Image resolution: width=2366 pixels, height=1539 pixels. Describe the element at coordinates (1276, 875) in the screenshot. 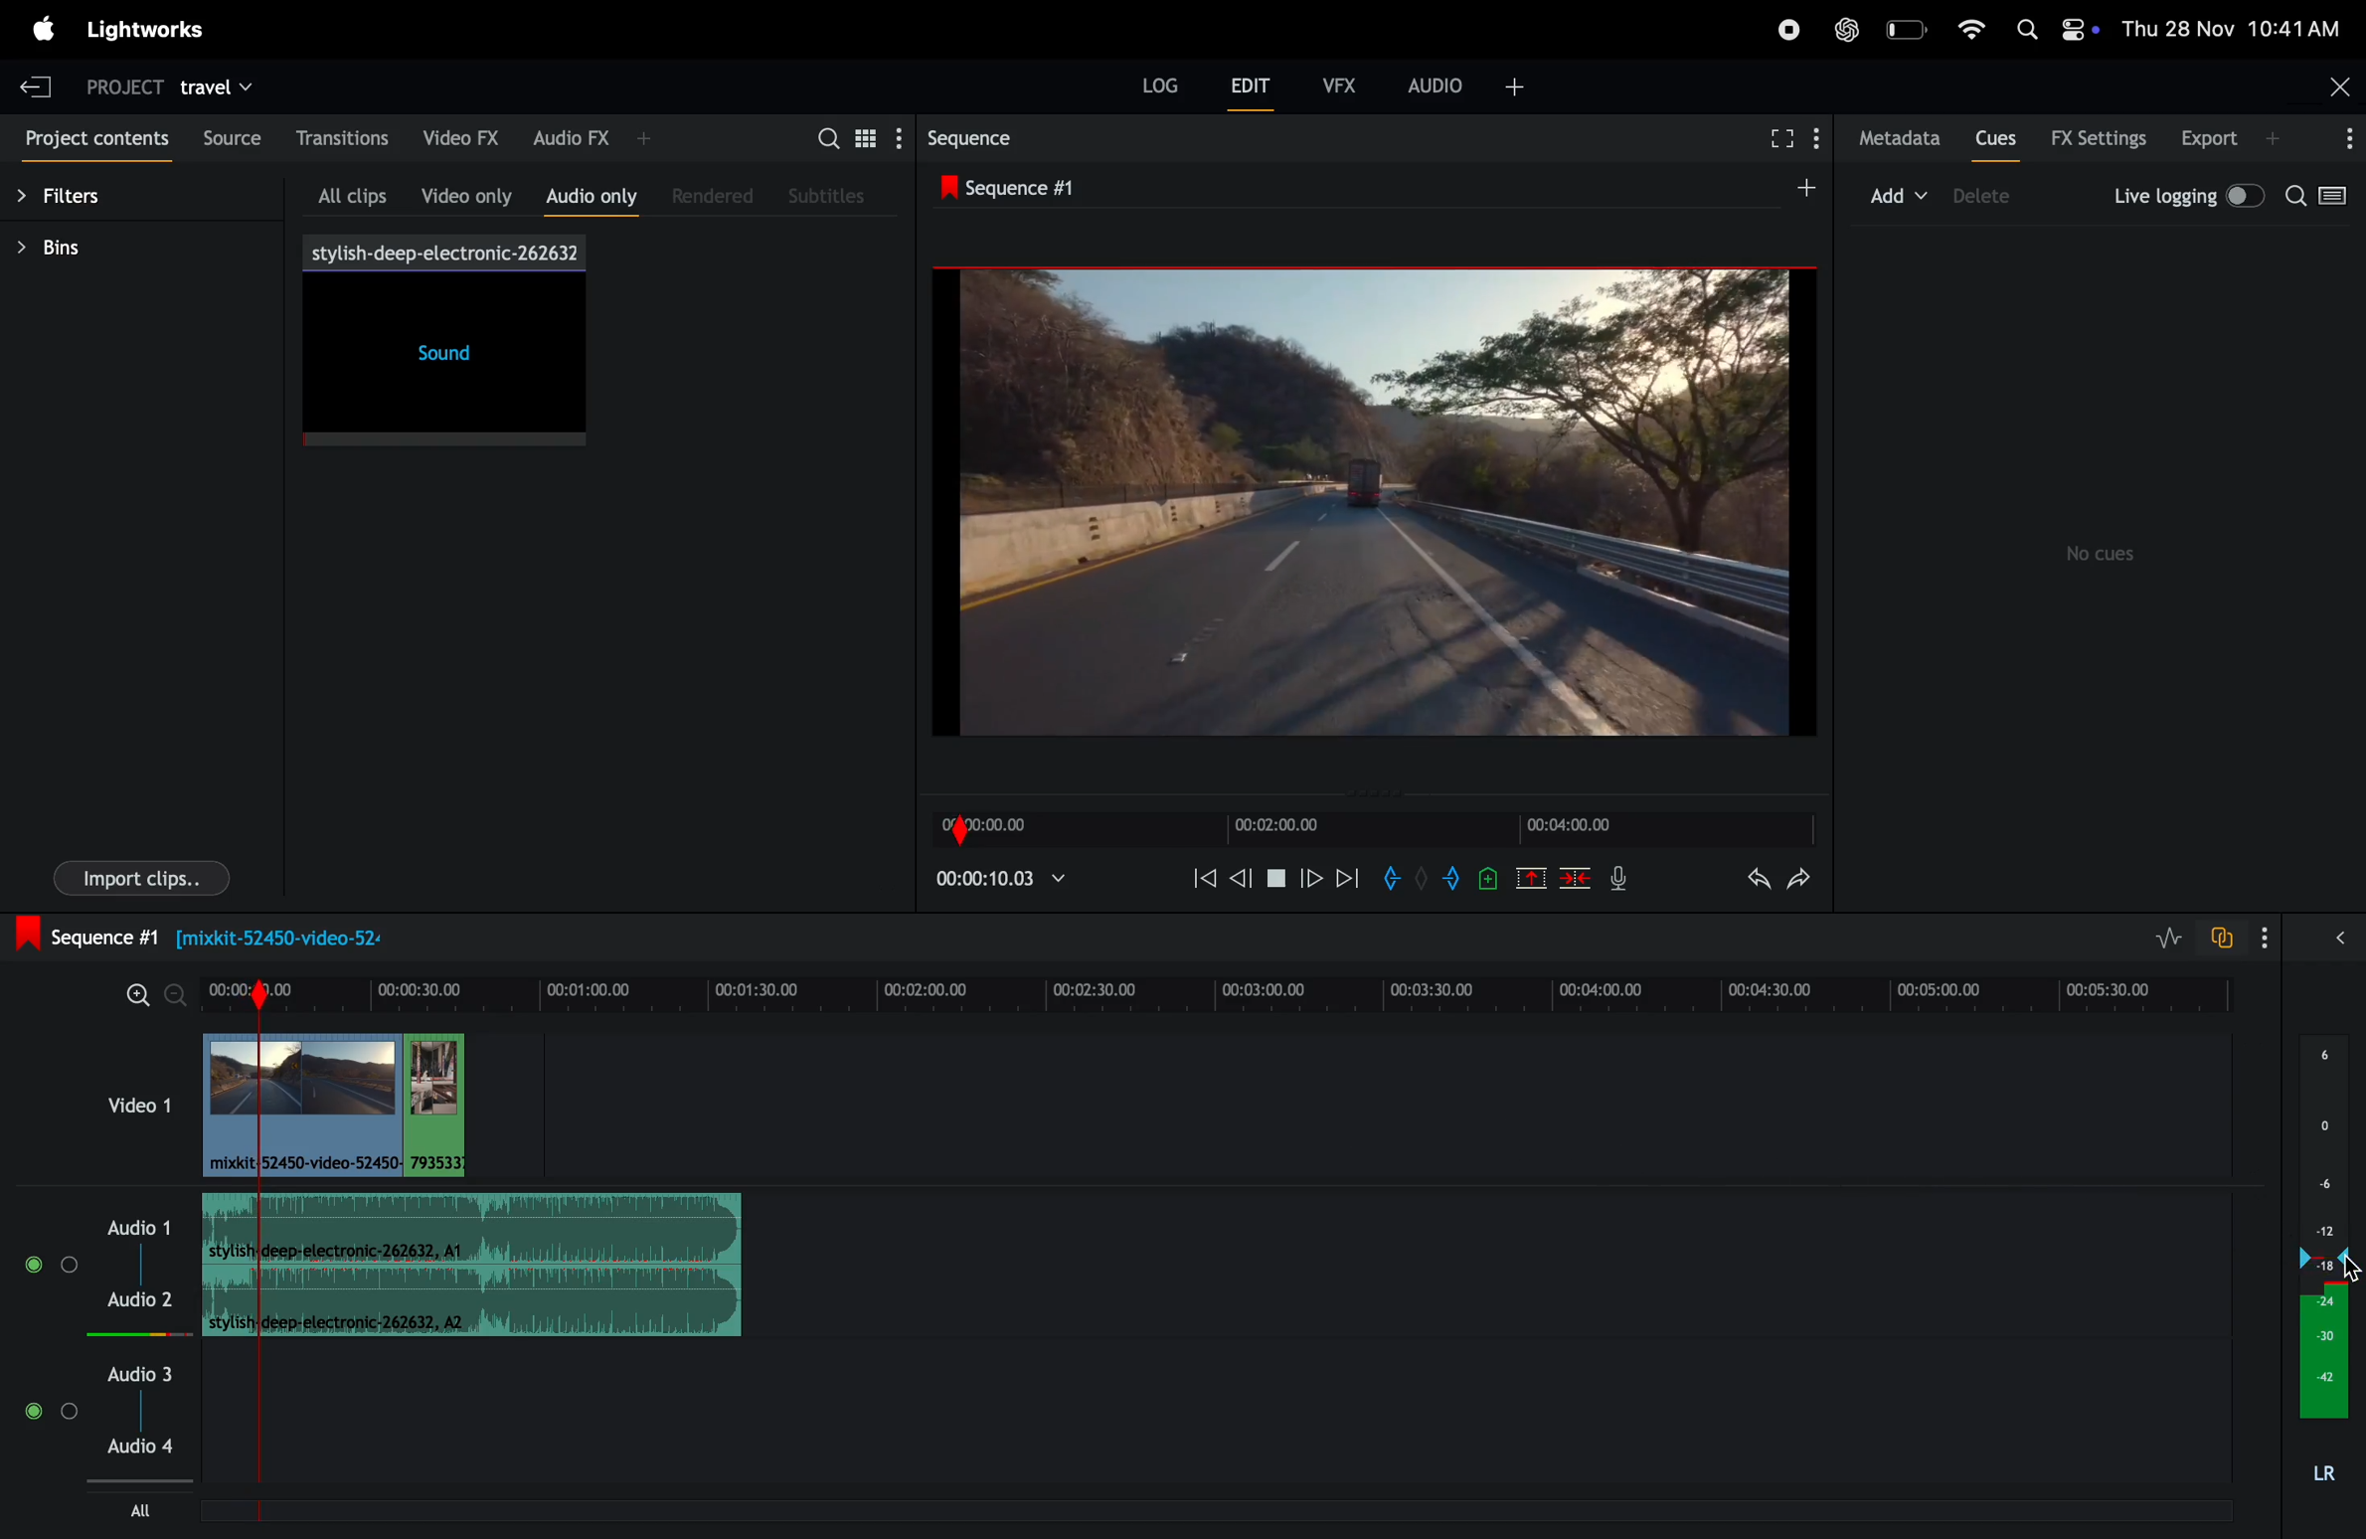

I see `pause play` at that location.